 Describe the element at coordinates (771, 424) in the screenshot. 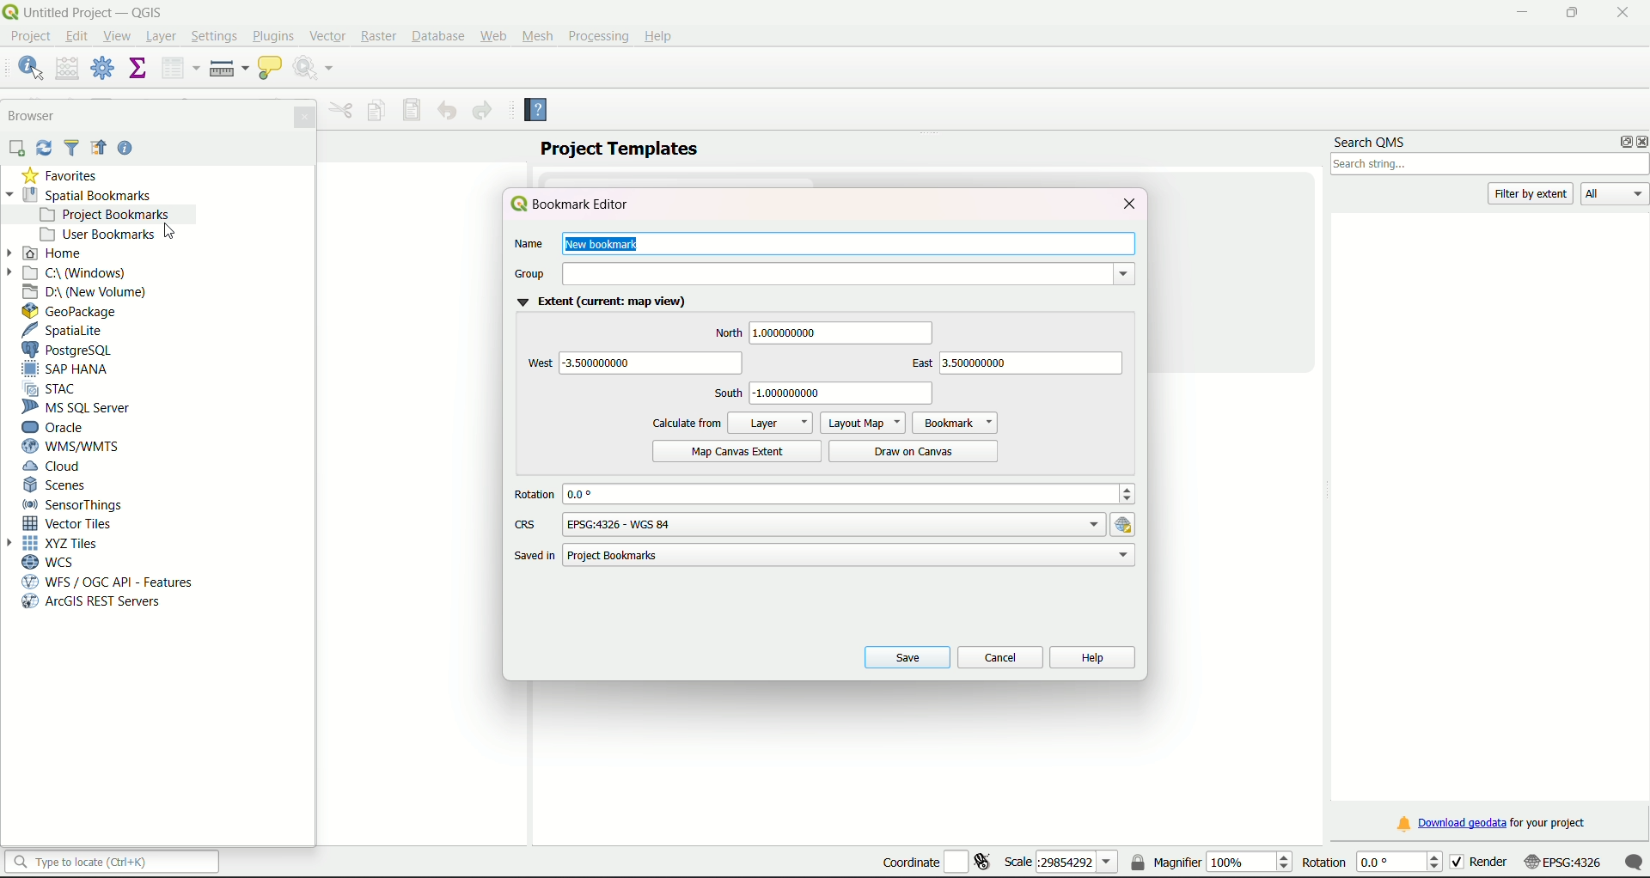

I see `Layer` at that location.